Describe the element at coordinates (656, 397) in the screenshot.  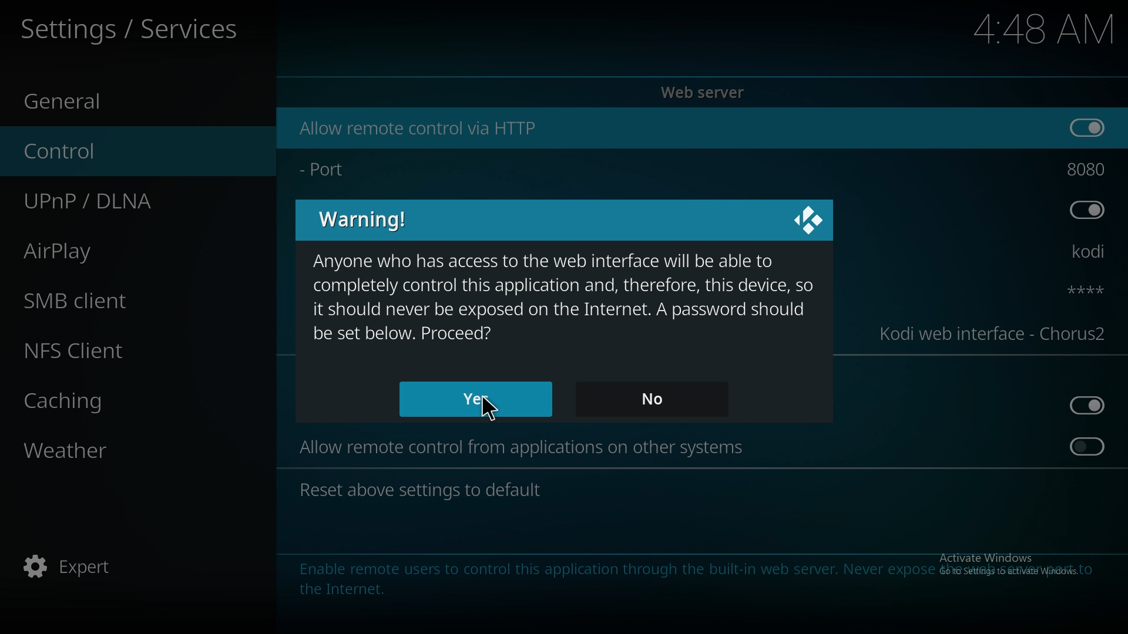
I see `no` at that location.